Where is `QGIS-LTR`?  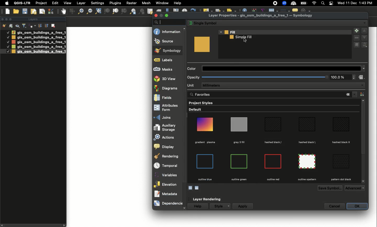 QGIS-LTR is located at coordinates (22, 3).